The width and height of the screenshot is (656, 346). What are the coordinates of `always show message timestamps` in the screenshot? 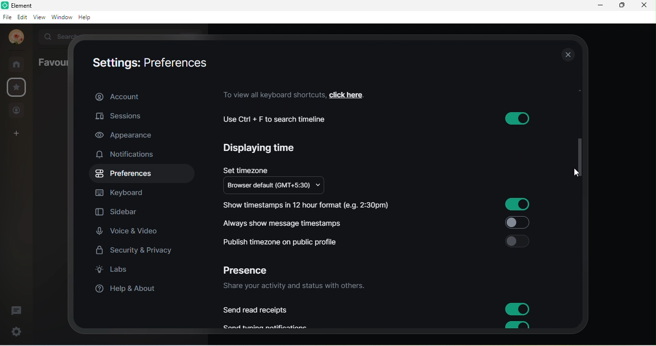 It's located at (286, 222).